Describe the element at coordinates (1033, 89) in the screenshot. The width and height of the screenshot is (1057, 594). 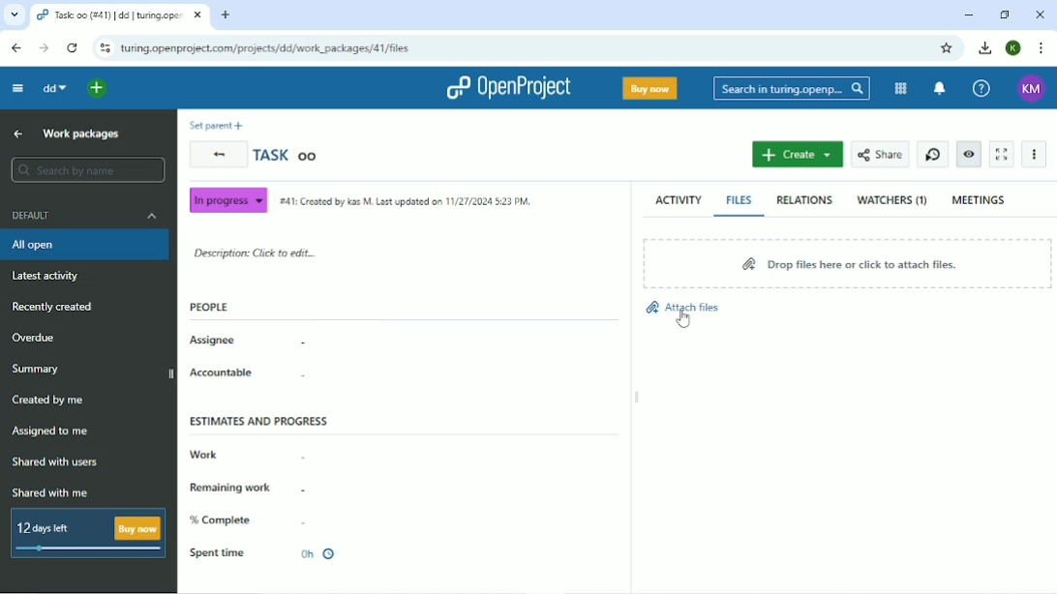
I see `KM` at that location.